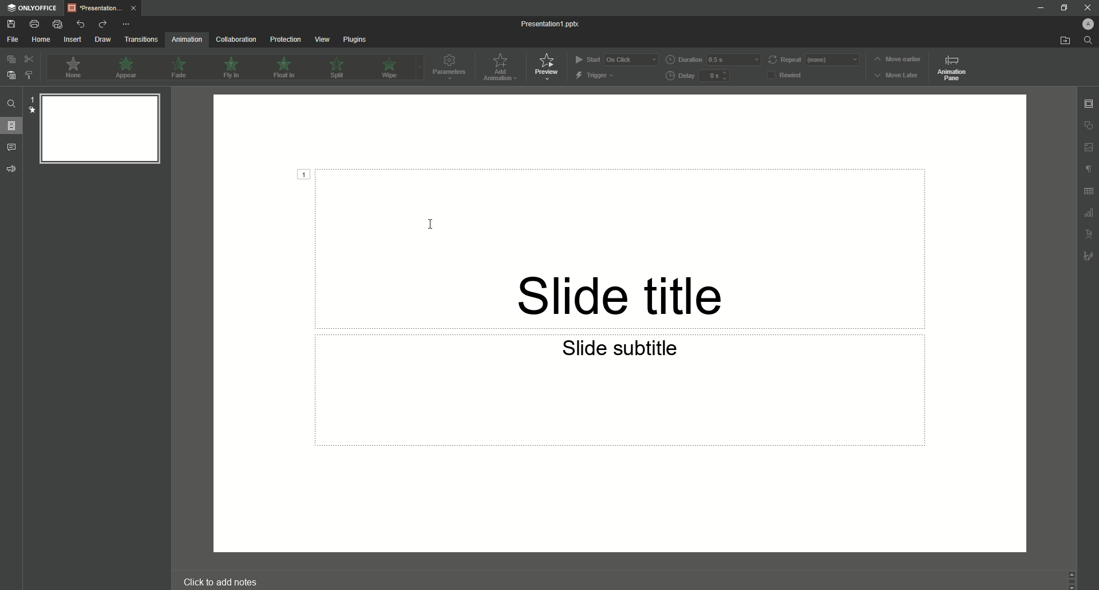  I want to click on Fade, so click(177, 68).